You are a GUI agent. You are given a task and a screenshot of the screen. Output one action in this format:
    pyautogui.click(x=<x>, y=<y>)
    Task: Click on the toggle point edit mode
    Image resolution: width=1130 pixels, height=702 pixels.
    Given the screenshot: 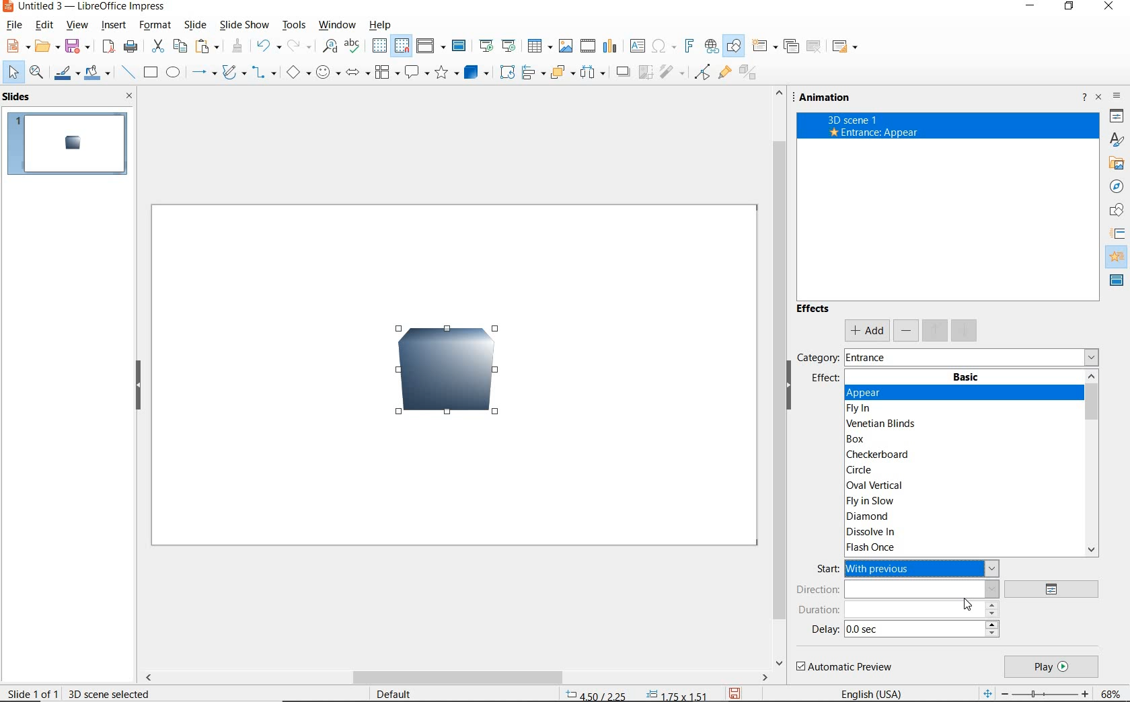 What is the action you would take?
    pyautogui.click(x=703, y=71)
    